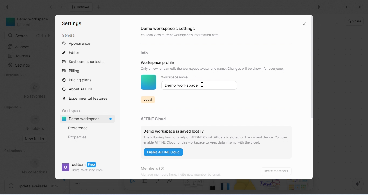 The width and height of the screenshot is (368, 195). Describe the element at coordinates (35, 139) in the screenshot. I see `new folder` at that location.